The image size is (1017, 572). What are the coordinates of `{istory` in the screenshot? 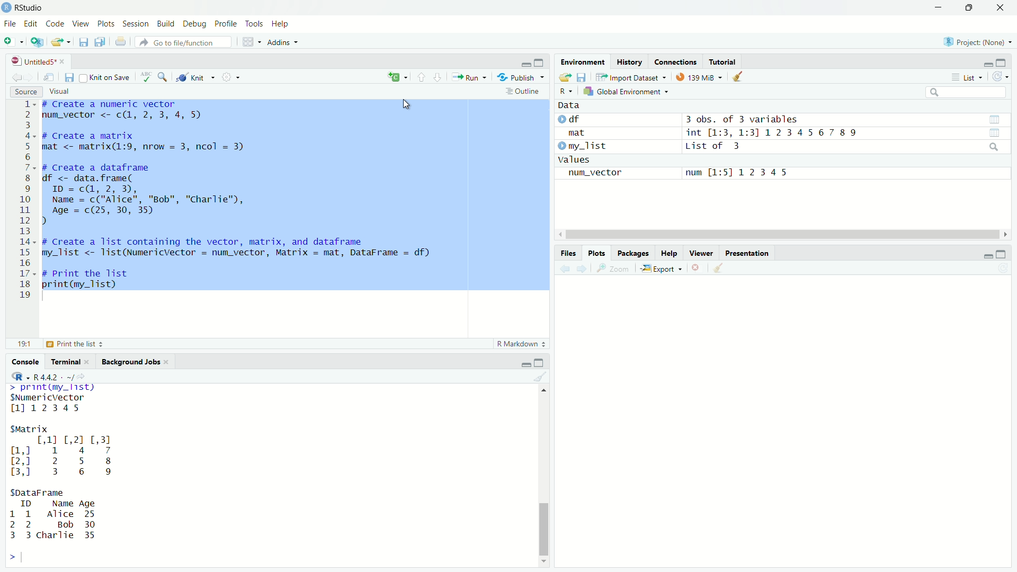 It's located at (630, 62).